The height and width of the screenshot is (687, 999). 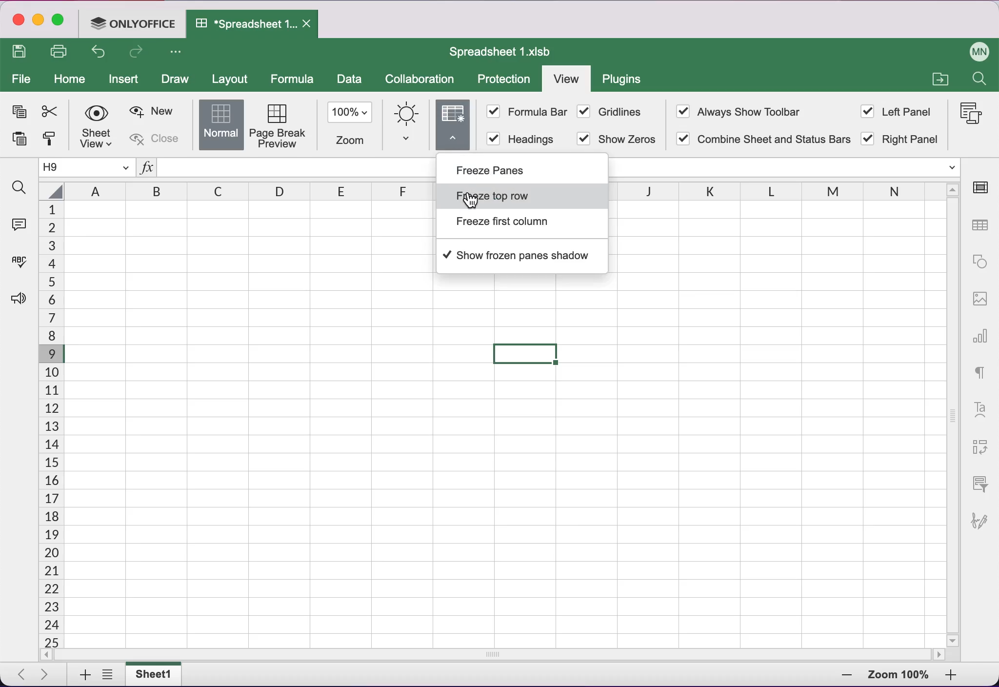 What do you see at coordinates (566, 78) in the screenshot?
I see `view` at bounding box center [566, 78].